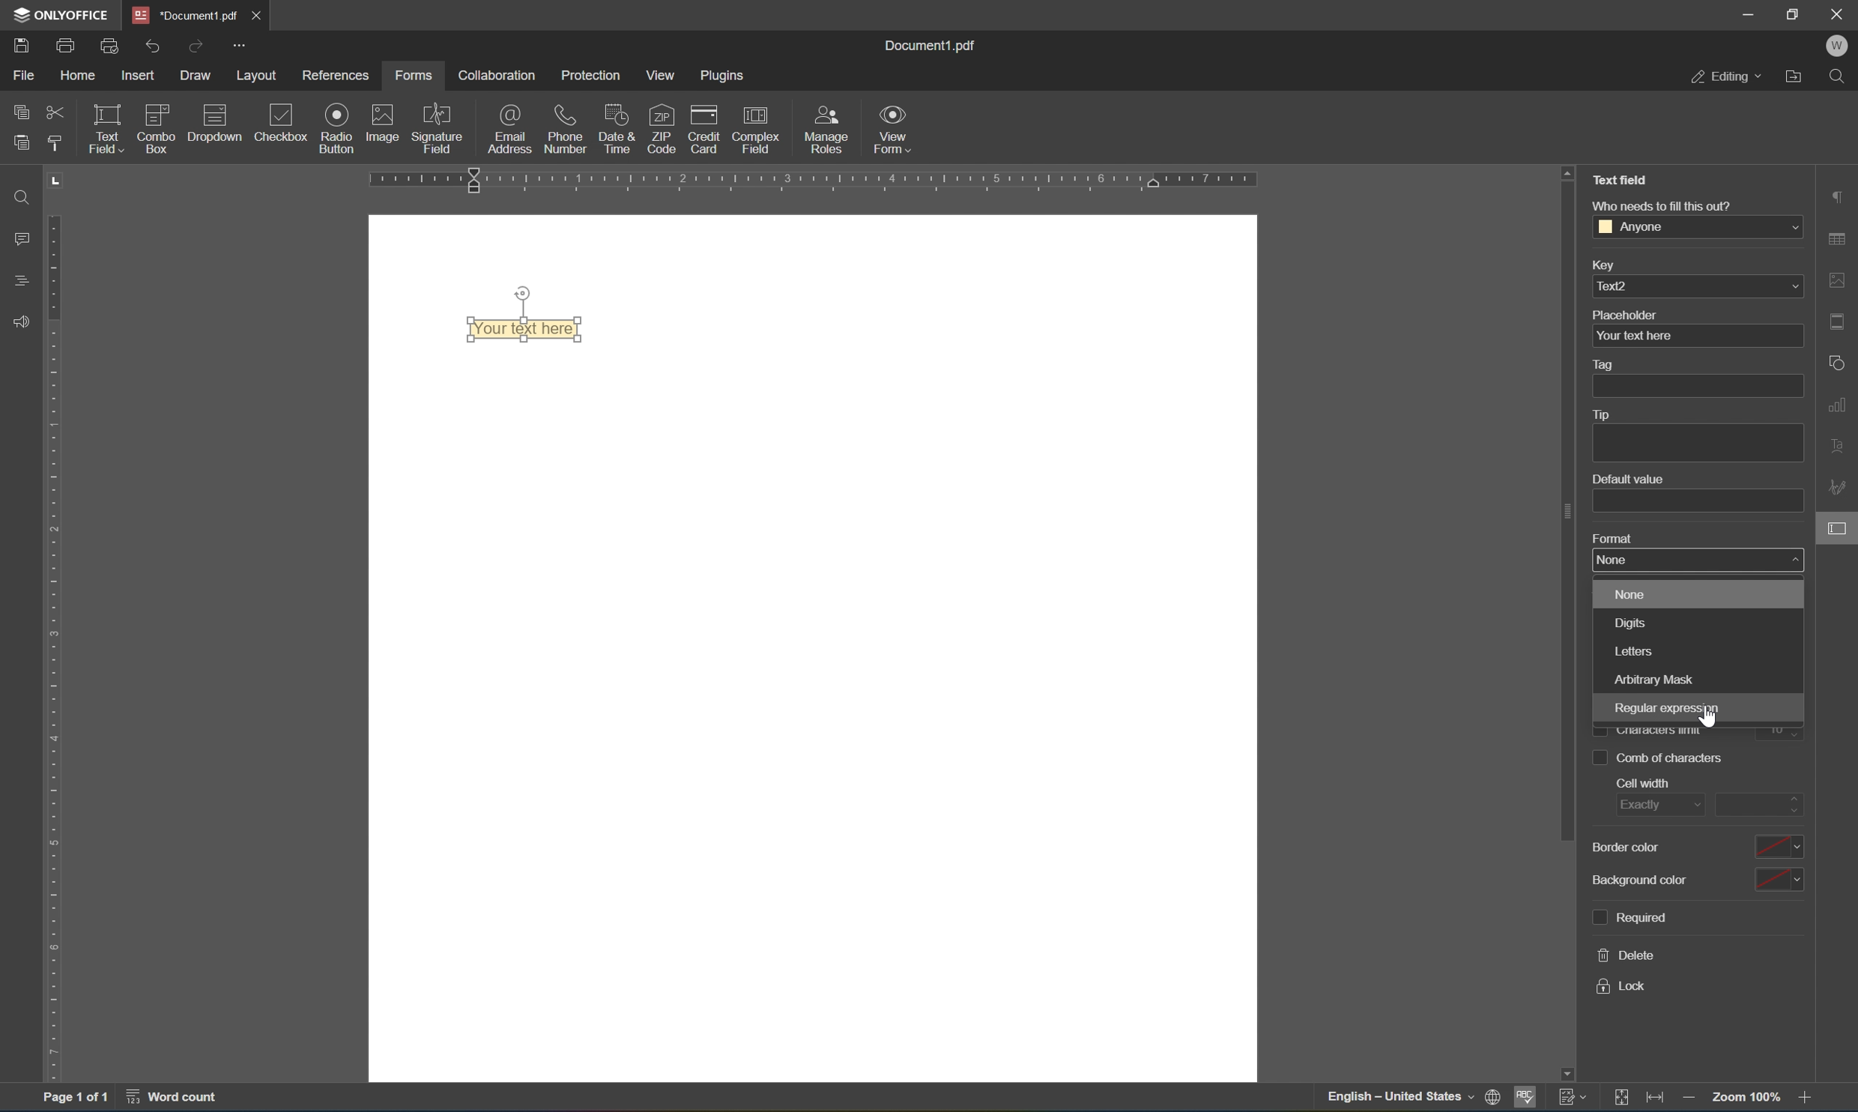 This screenshot has width=1858, height=1112. What do you see at coordinates (1839, 238) in the screenshot?
I see `table settings` at bounding box center [1839, 238].